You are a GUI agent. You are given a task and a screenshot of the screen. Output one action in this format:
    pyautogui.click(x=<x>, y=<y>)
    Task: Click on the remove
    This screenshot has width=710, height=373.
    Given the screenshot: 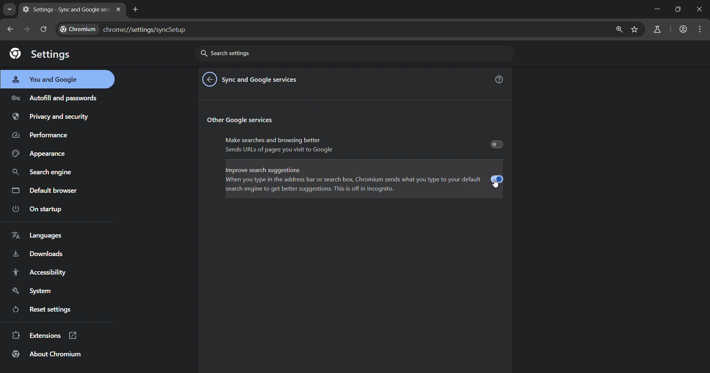 What is the action you would take?
    pyautogui.click(x=700, y=10)
    